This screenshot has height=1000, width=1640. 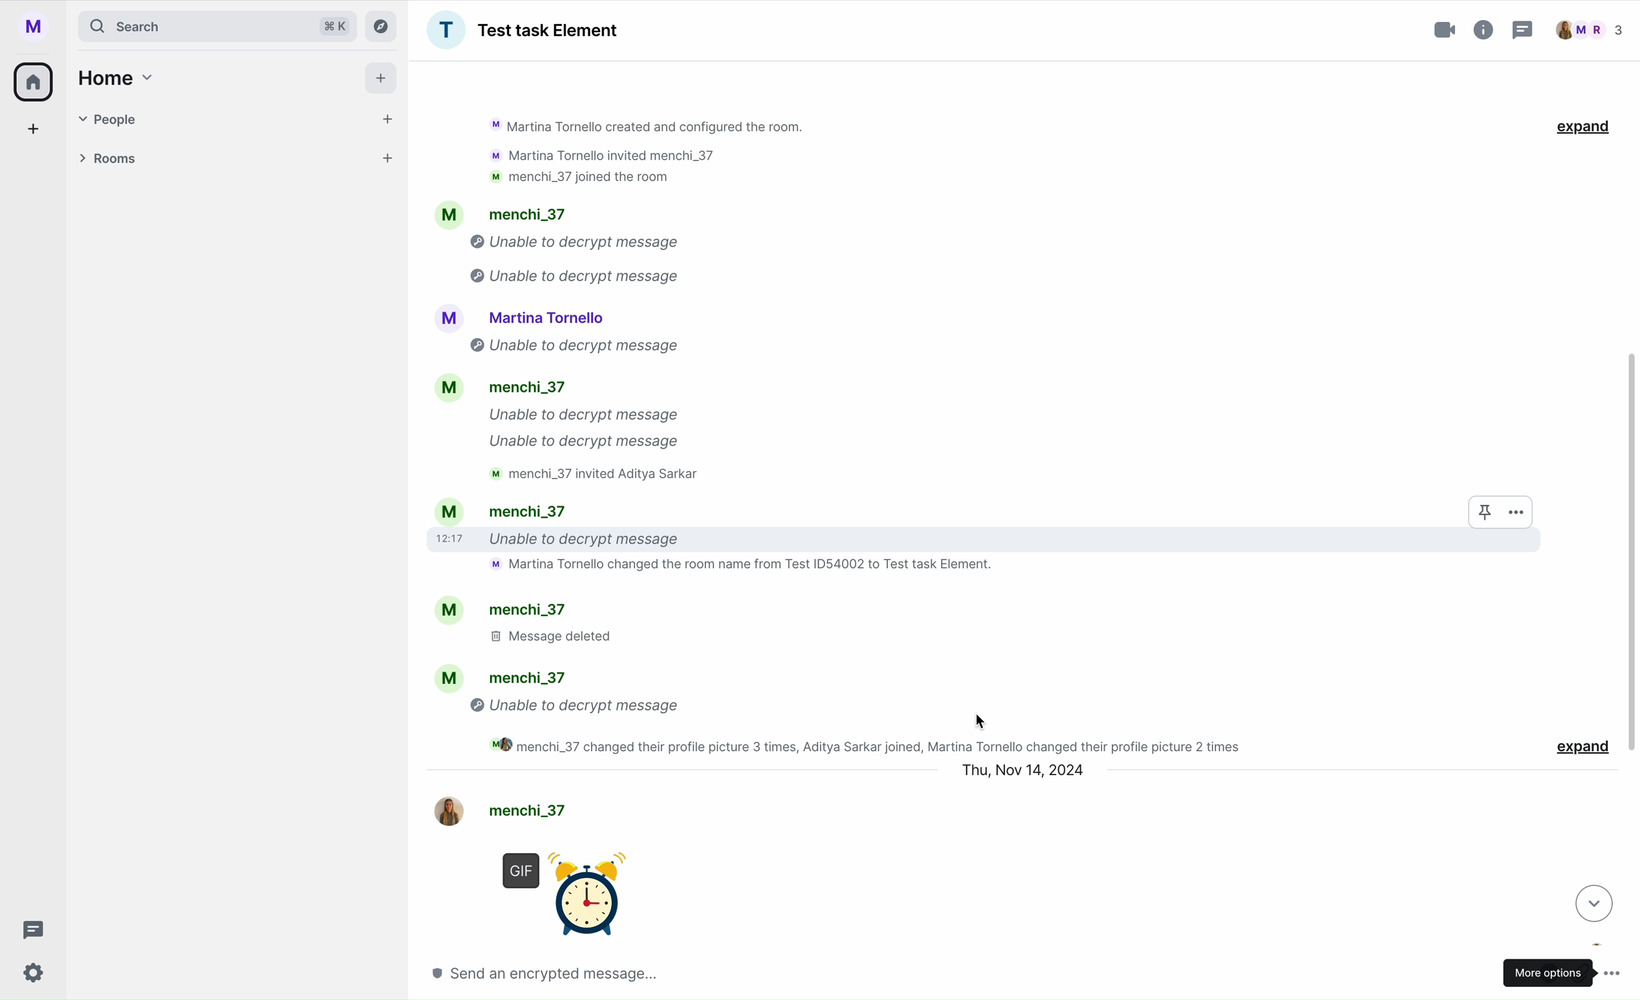 What do you see at coordinates (1446, 30) in the screenshot?
I see `video call` at bounding box center [1446, 30].